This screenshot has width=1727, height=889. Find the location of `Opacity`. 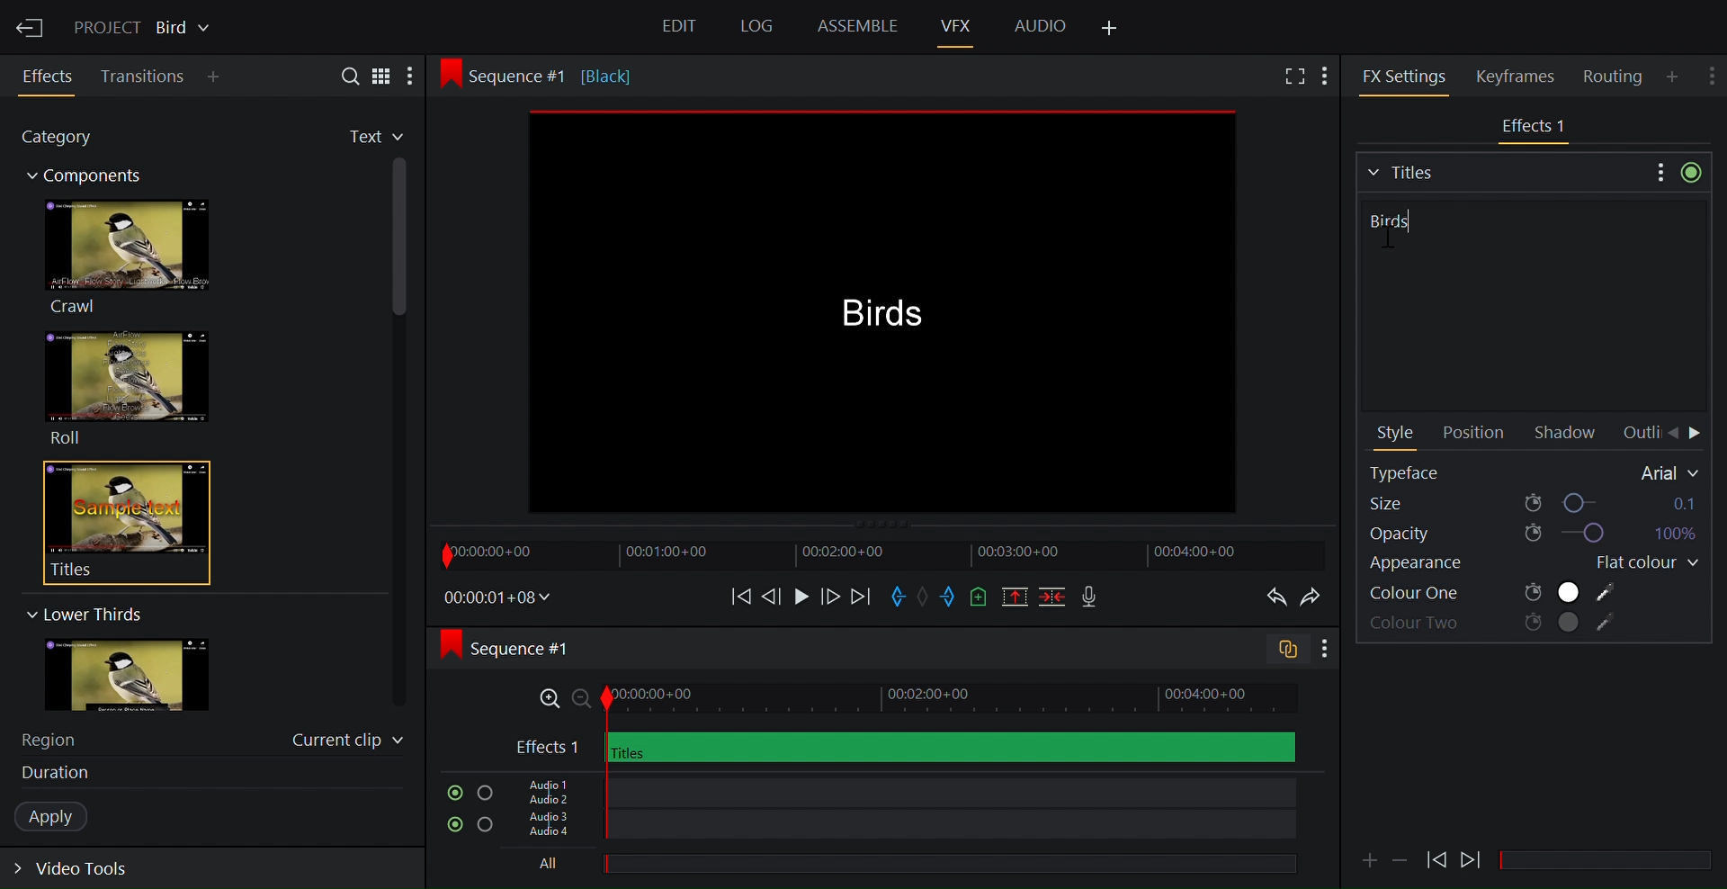

Opacity is located at coordinates (1531, 534).